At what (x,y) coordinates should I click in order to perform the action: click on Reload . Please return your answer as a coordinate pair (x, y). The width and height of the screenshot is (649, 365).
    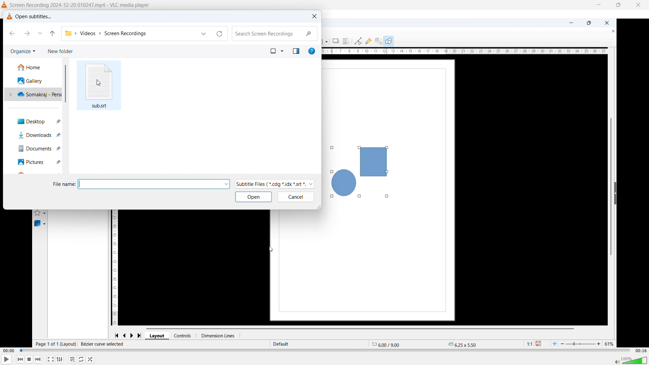
    Looking at the image, I should click on (221, 34).